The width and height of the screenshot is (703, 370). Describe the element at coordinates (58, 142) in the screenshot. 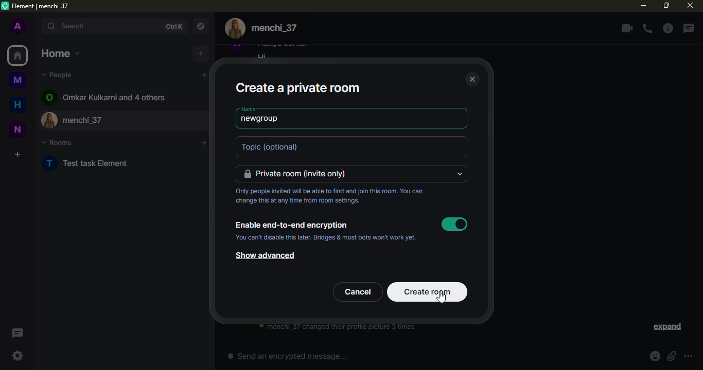

I see `rooms` at that location.